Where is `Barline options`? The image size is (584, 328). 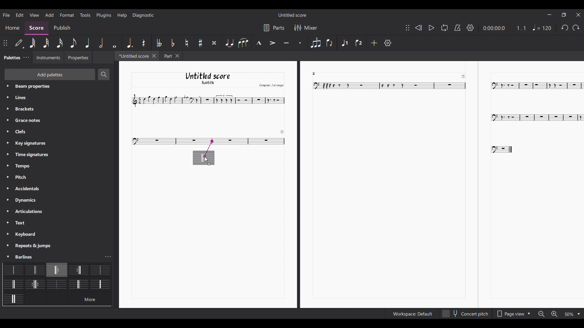
Barline options is located at coordinates (99, 284).